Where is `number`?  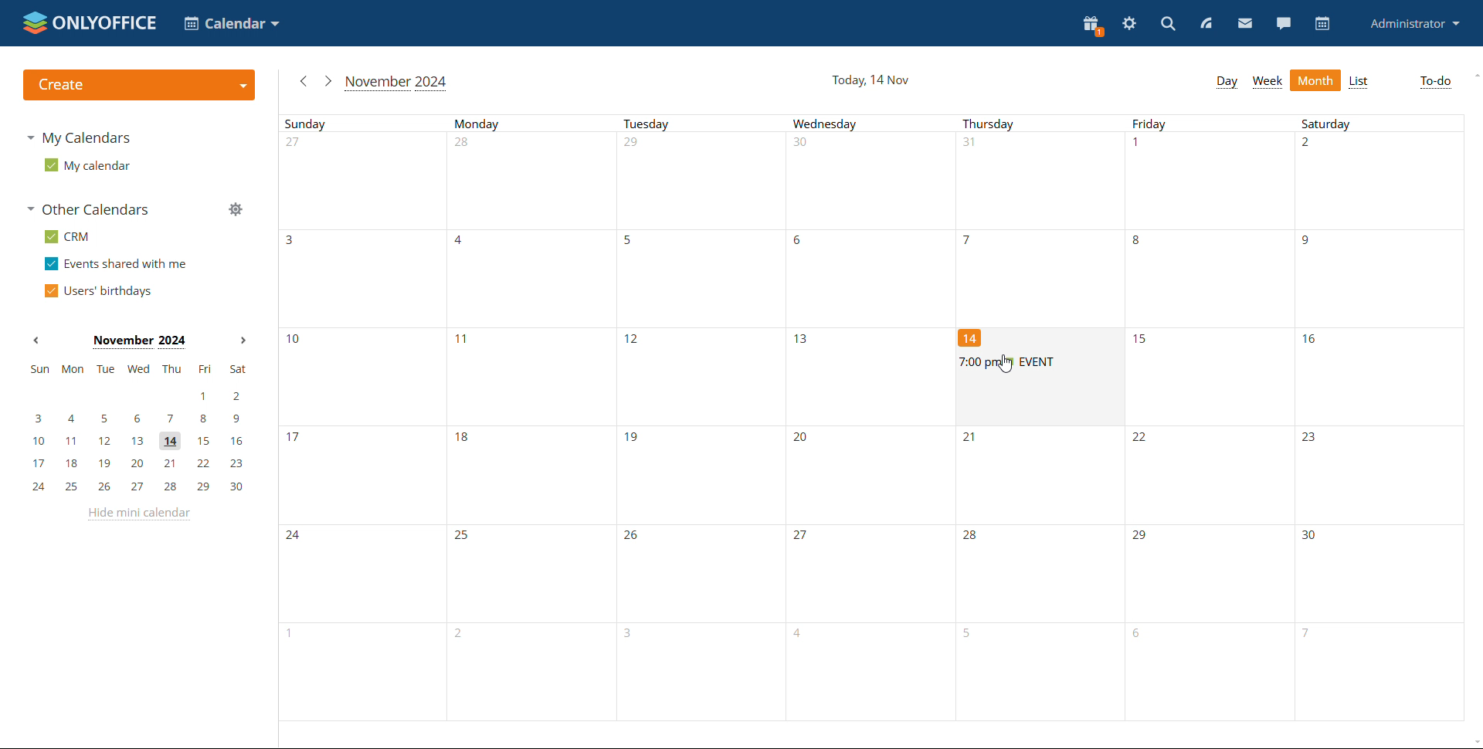 number is located at coordinates (1313, 147).